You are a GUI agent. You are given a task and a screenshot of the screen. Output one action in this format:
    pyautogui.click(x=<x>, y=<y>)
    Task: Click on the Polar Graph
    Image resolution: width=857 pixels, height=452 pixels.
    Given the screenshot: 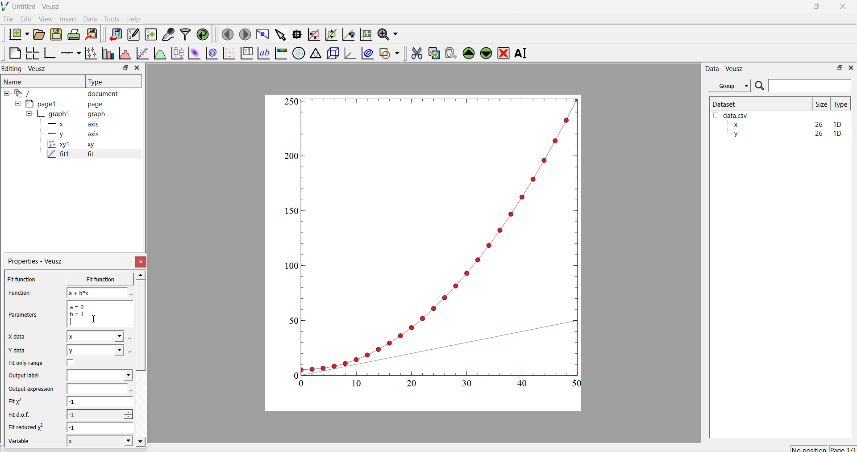 What is the action you would take?
    pyautogui.click(x=299, y=53)
    